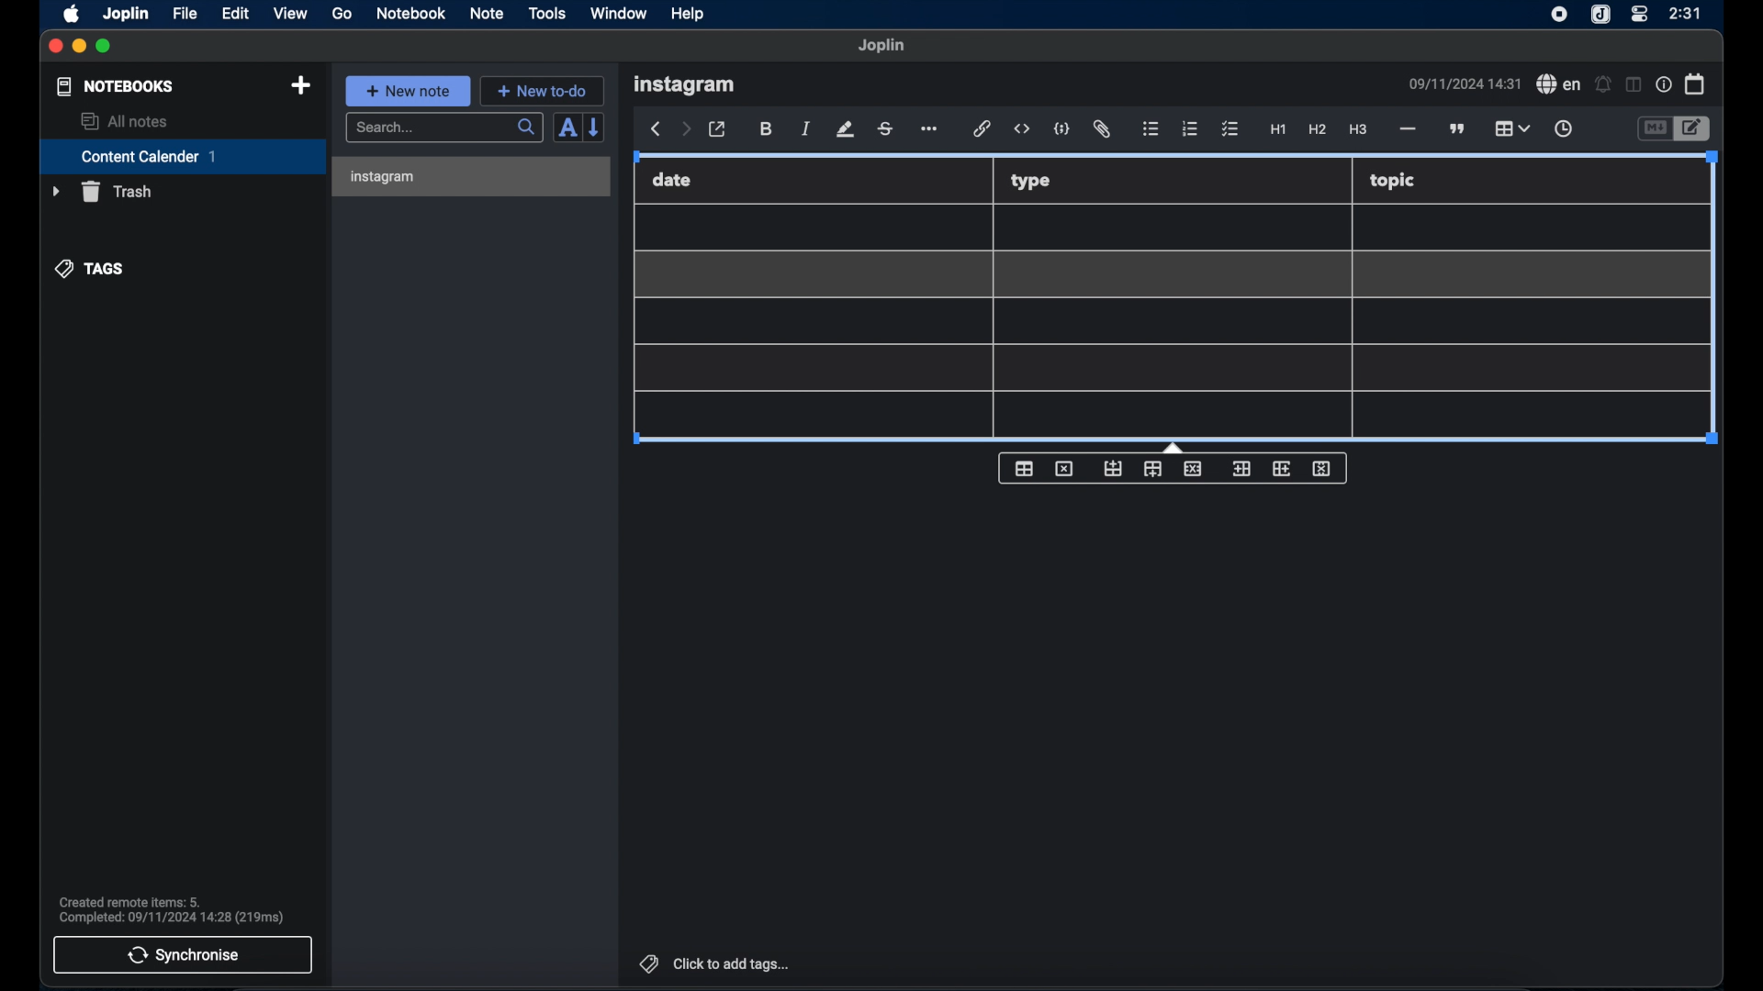  What do you see at coordinates (1064, 468) in the screenshot?
I see `delete table` at bounding box center [1064, 468].